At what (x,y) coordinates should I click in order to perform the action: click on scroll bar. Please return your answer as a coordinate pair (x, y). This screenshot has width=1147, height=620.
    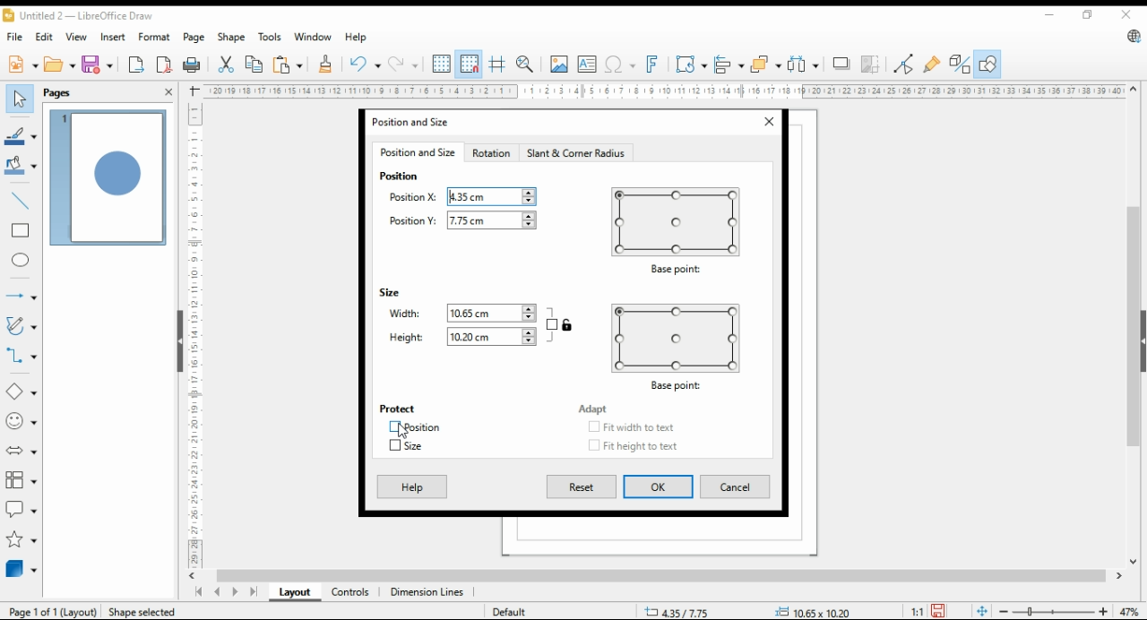
    Looking at the image, I should click on (651, 576).